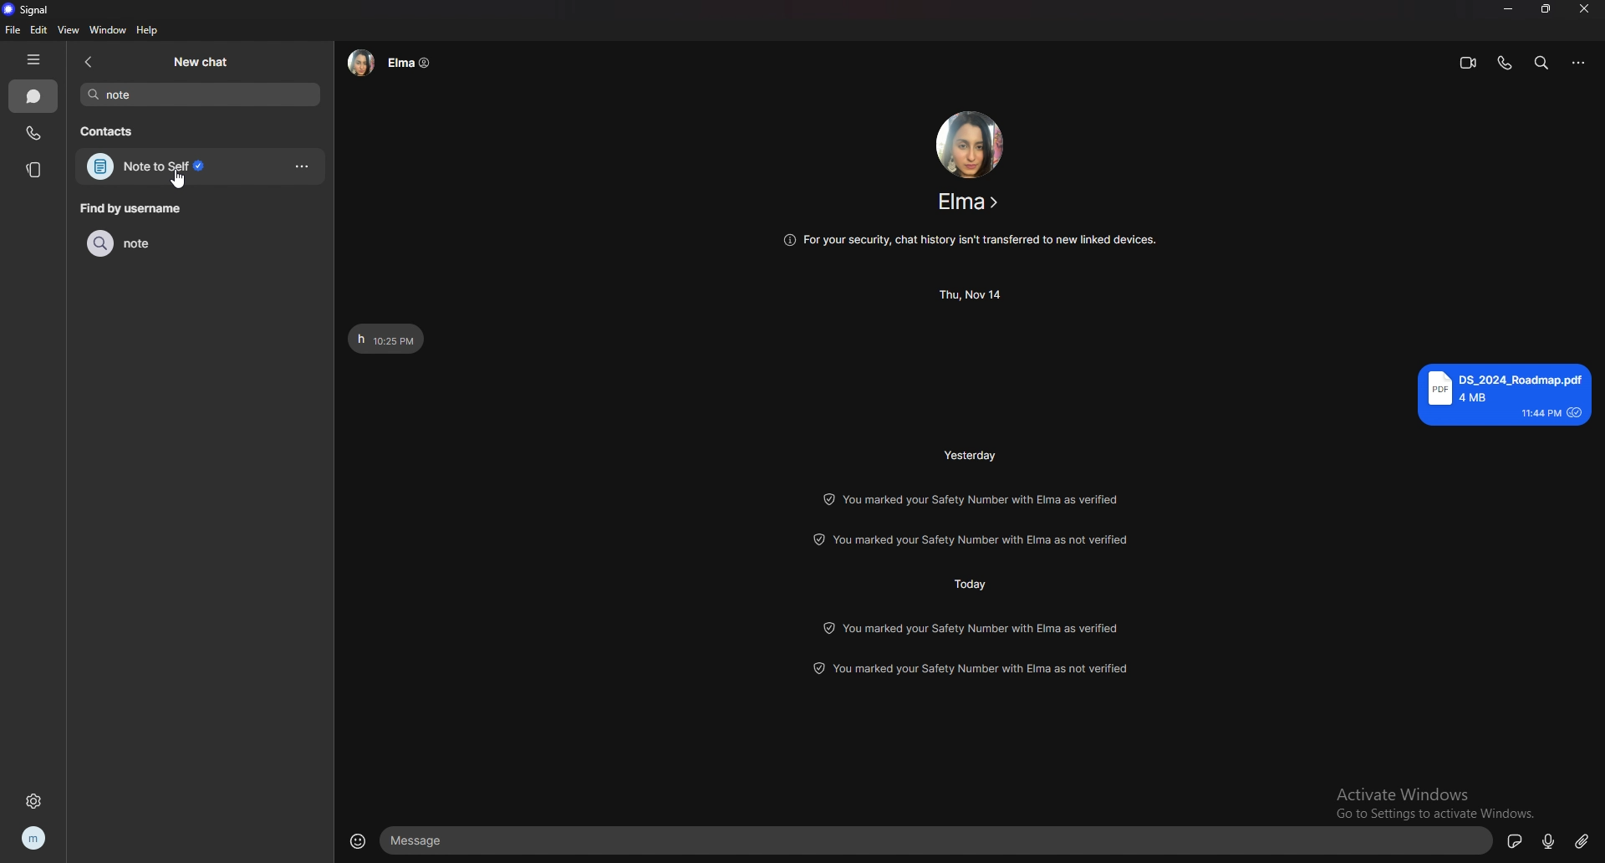  I want to click on attachment, so click(1582, 840).